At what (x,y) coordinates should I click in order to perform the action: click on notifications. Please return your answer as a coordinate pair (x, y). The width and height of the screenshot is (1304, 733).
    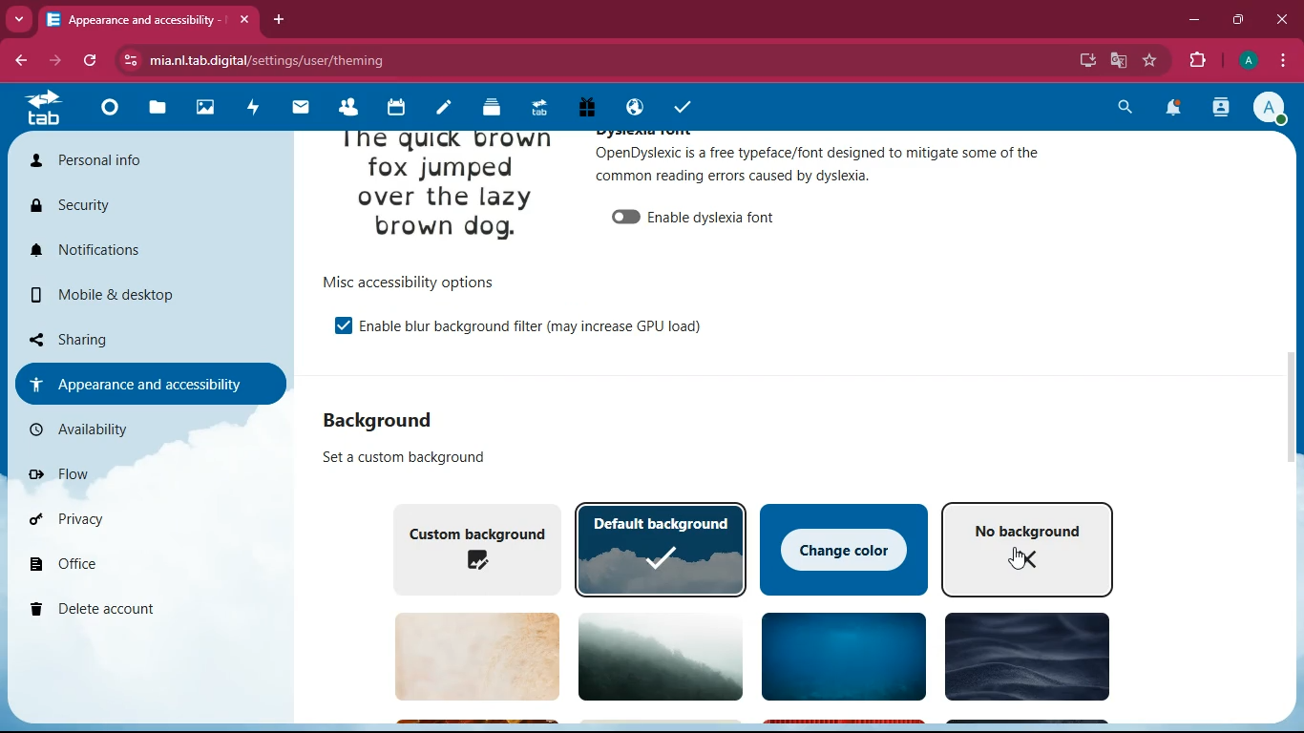
    Looking at the image, I should click on (150, 252).